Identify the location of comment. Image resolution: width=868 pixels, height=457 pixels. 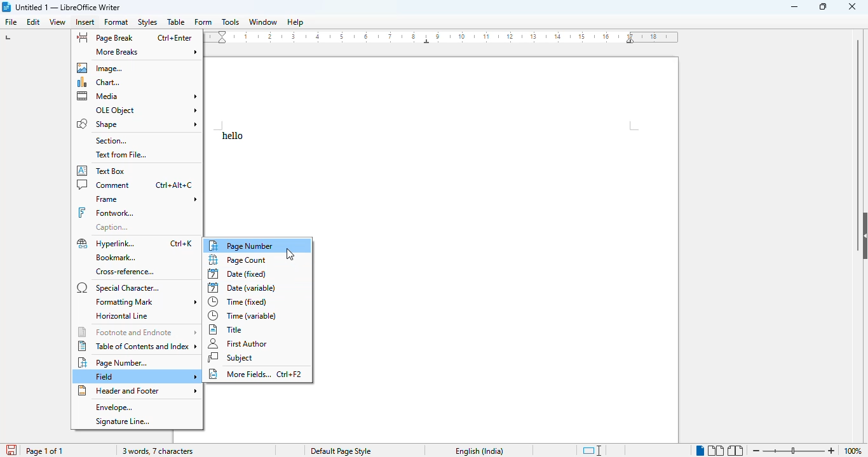
(104, 185).